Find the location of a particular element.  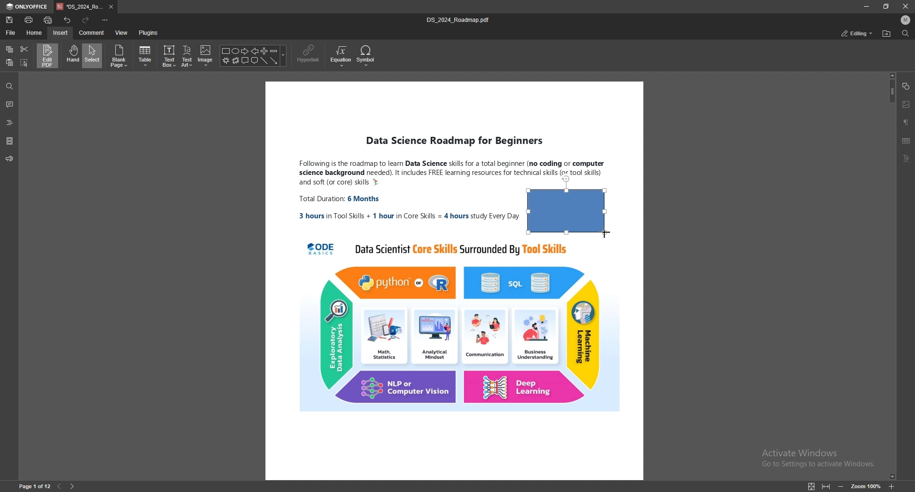

close is located at coordinates (905, 6).